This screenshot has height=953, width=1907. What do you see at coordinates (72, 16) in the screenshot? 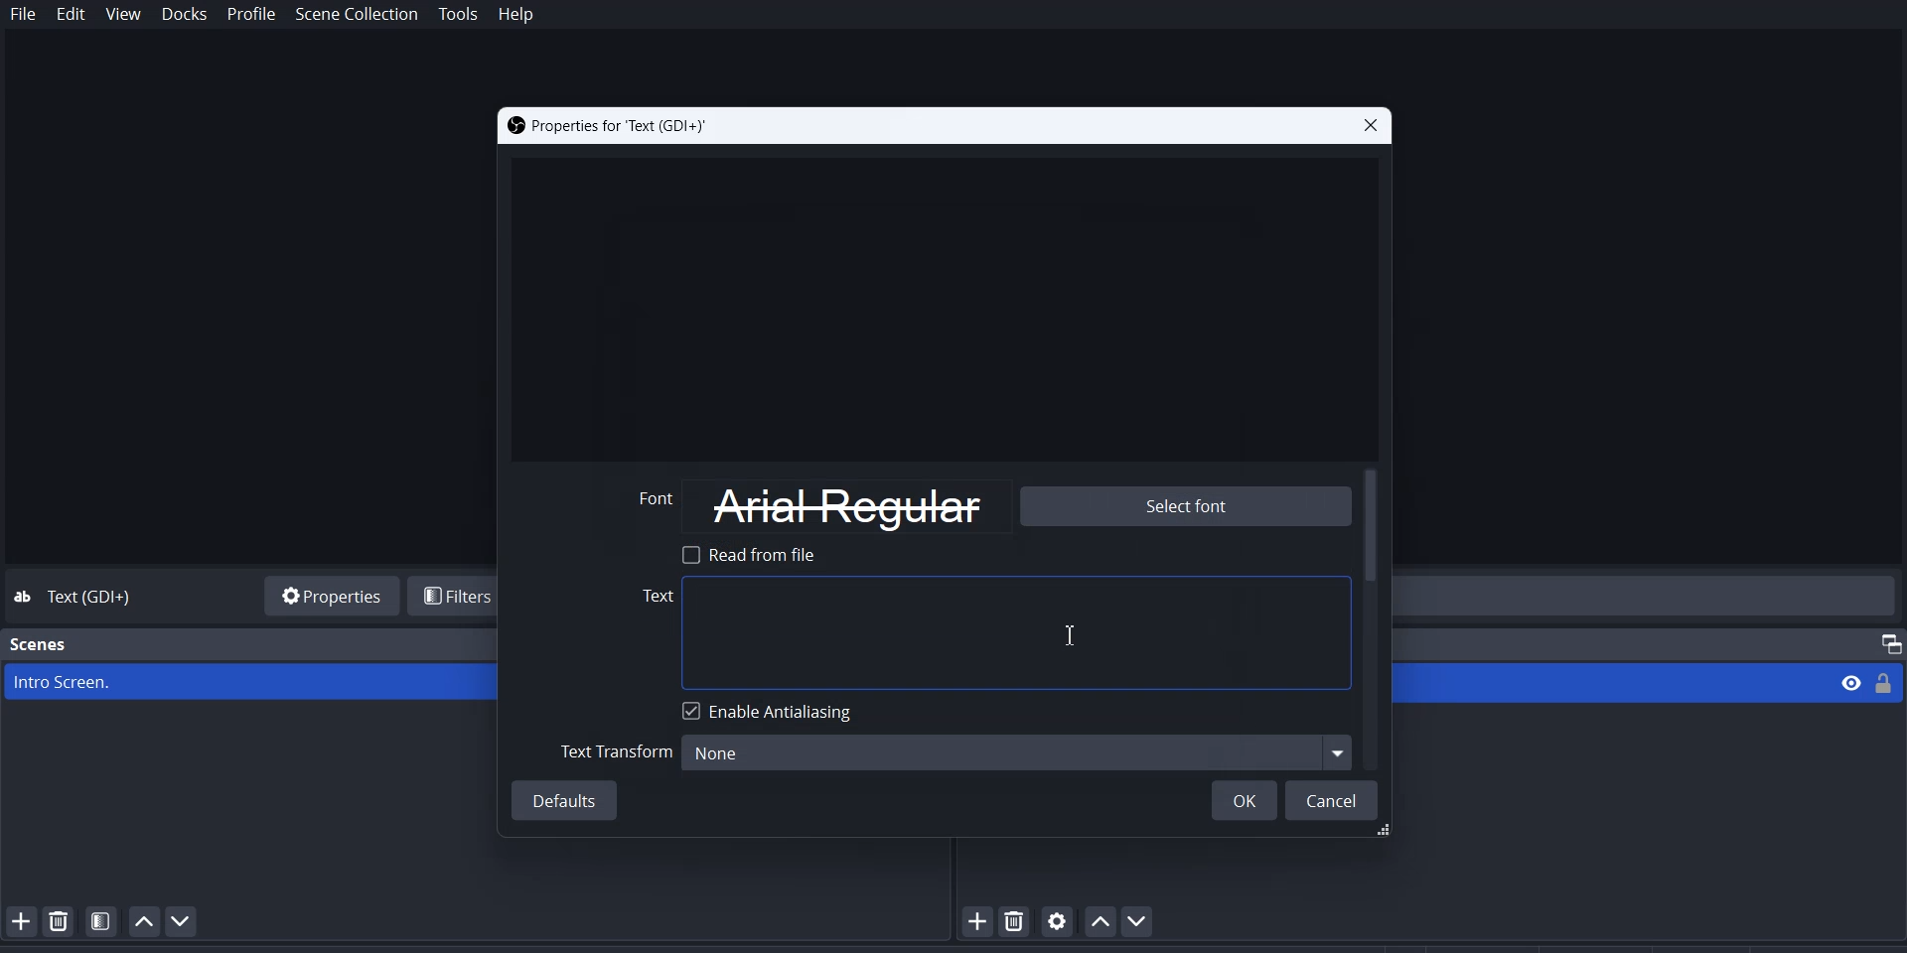
I see `Edit` at bounding box center [72, 16].